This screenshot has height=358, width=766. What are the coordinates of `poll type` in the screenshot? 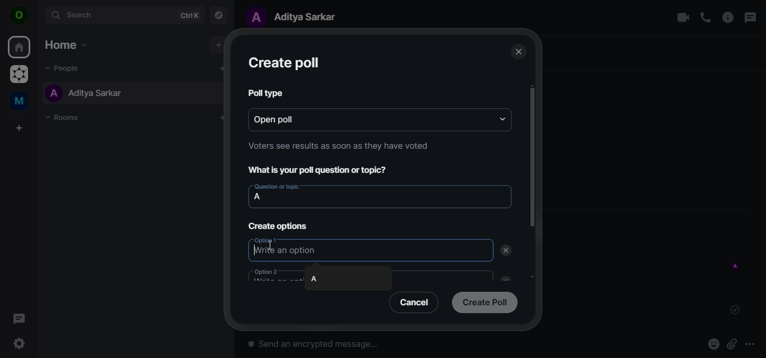 It's located at (264, 92).